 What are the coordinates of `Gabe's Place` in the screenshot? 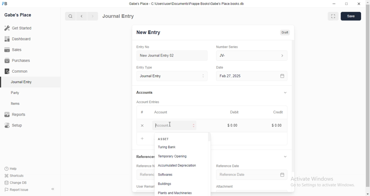 It's located at (18, 15).